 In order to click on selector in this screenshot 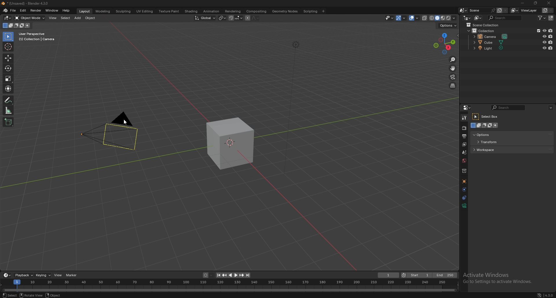, I will do `click(8, 37)`.